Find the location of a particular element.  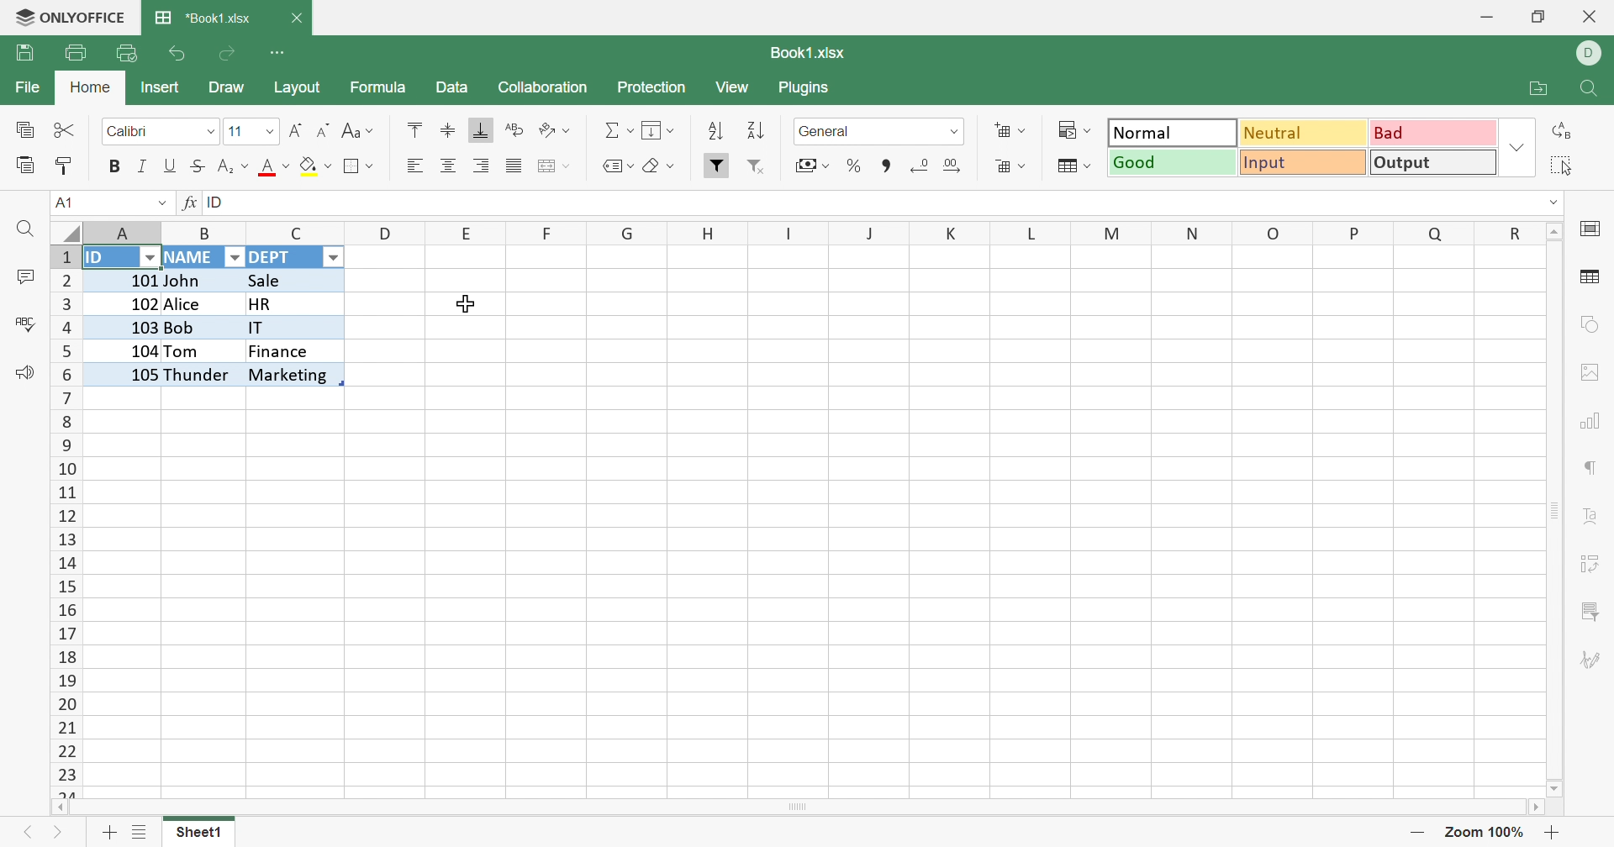

Formula is located at coordinates (380, 87).